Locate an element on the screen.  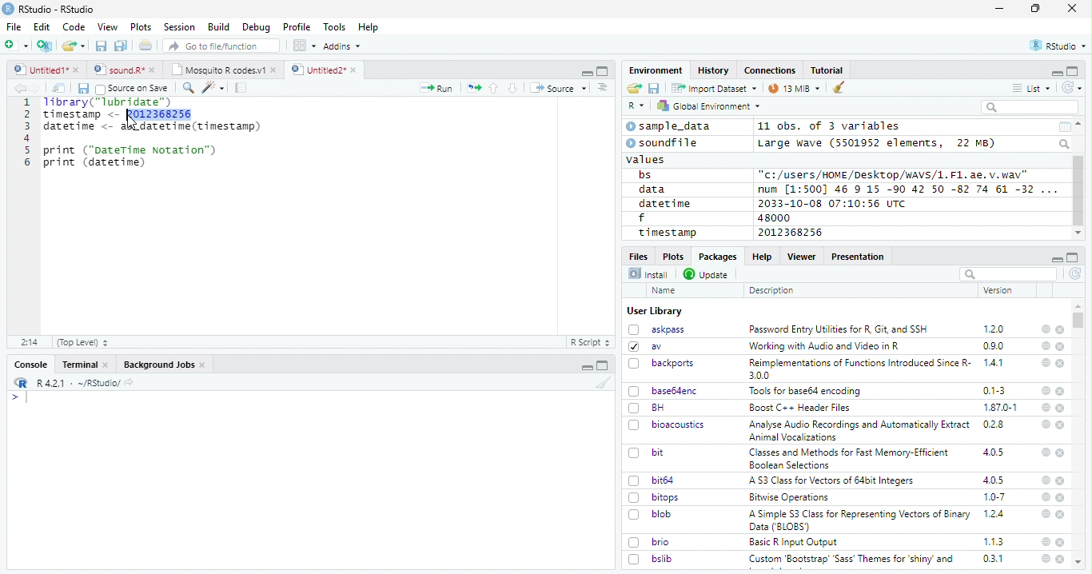
Name is located at coordinates (665, 291).